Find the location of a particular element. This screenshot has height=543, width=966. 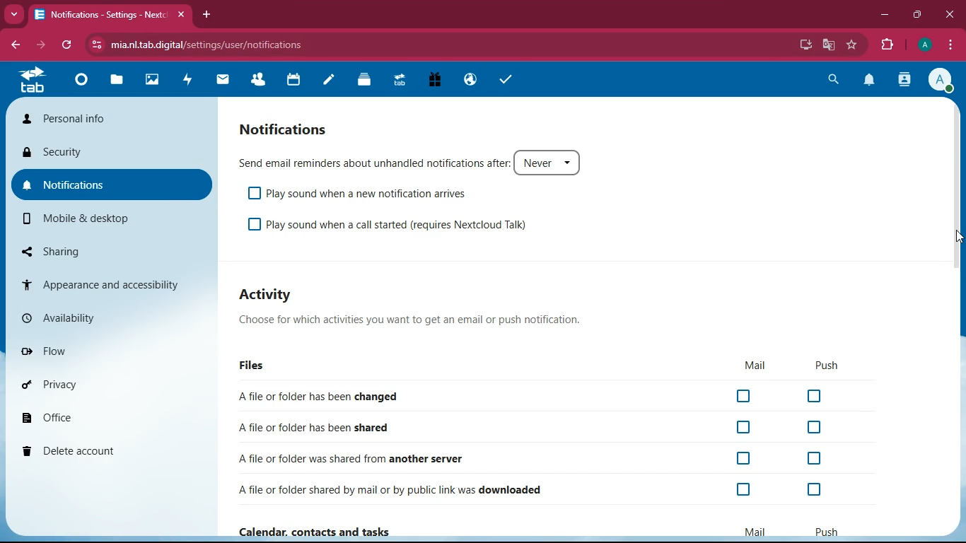

personal info is located at coordinates (112, 118).